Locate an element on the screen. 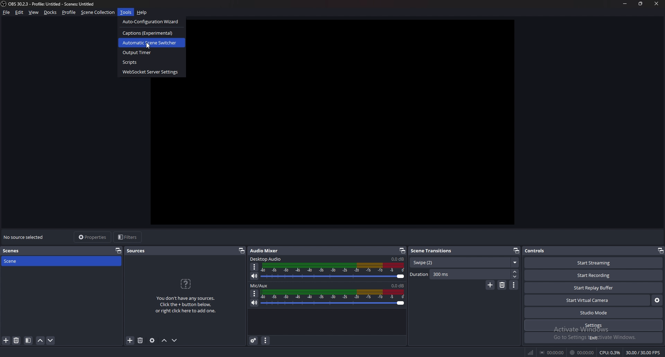 This screenshot has width=665, height=357. websocket server settings is located at coordinates (152, 72).